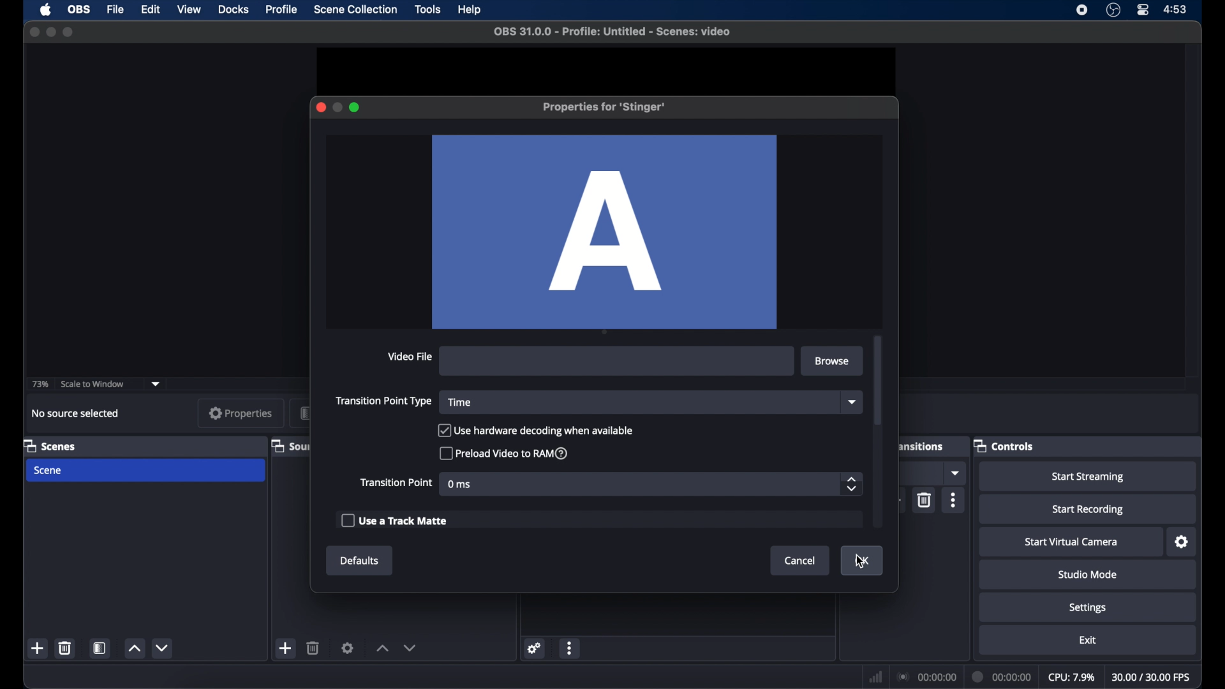  I want to click on A, so click(605, 232).